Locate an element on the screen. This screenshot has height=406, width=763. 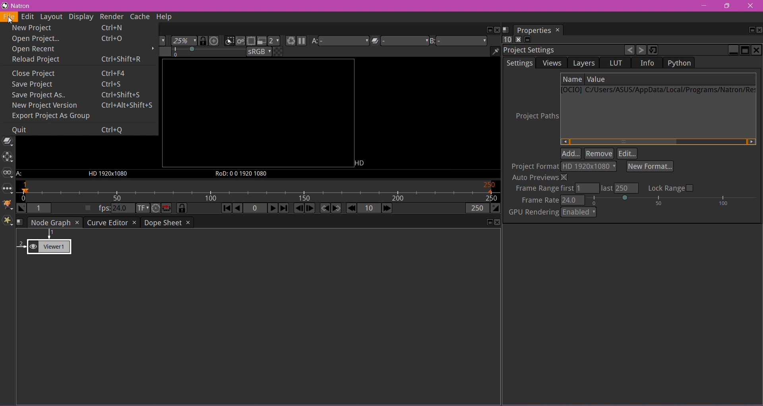
Other is located at coordinates (8, 189).